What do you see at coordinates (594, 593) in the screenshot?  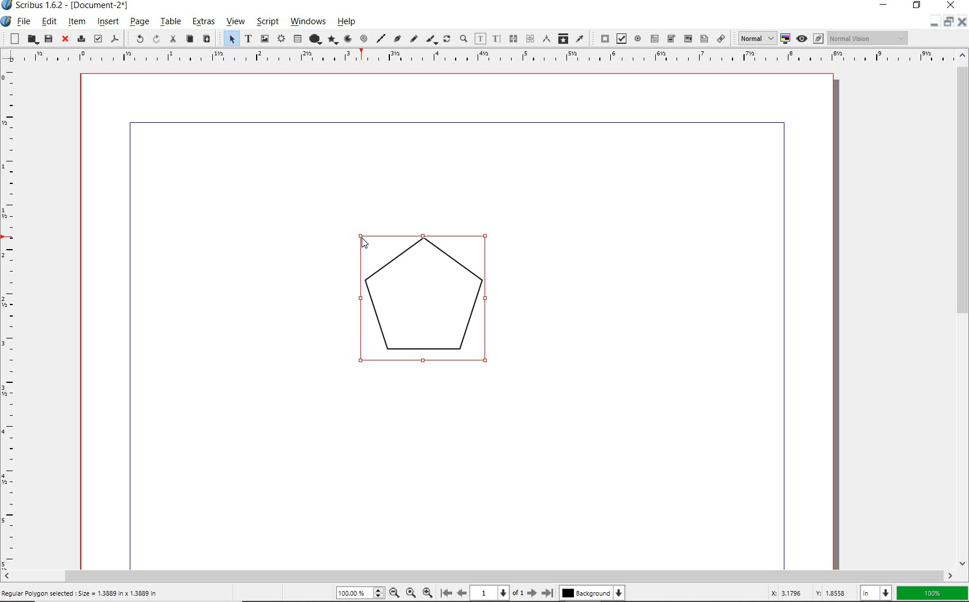 I see `Background` at bounding box center [594, 593].